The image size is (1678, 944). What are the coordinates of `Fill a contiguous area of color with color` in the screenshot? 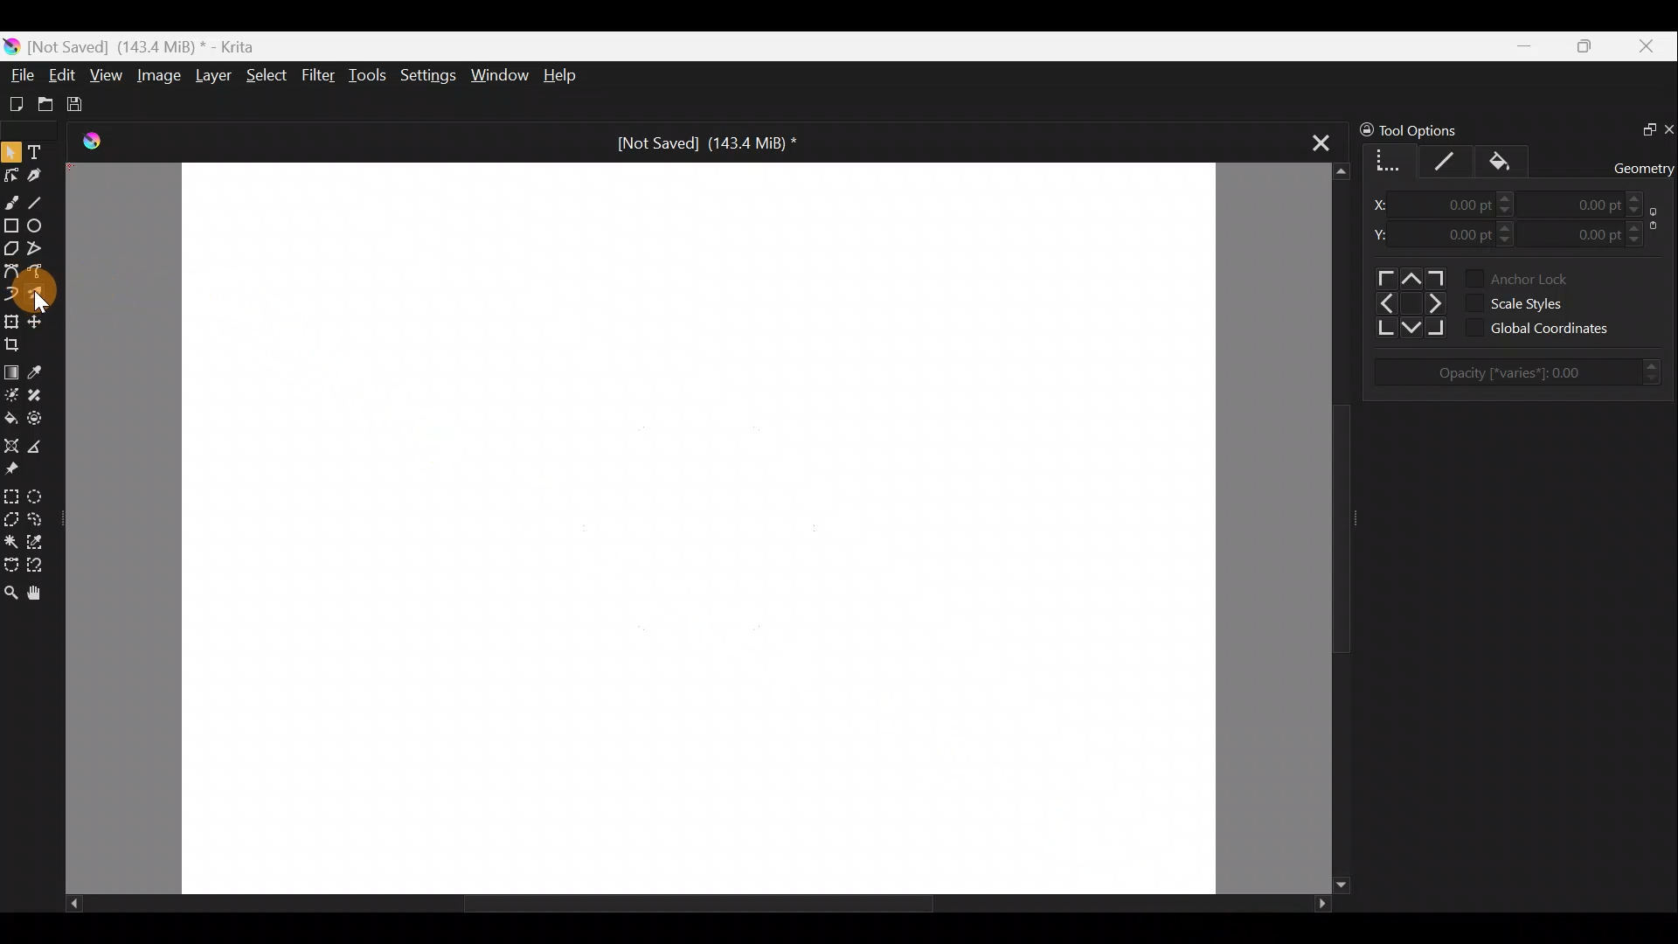 It's located at (10, 418).